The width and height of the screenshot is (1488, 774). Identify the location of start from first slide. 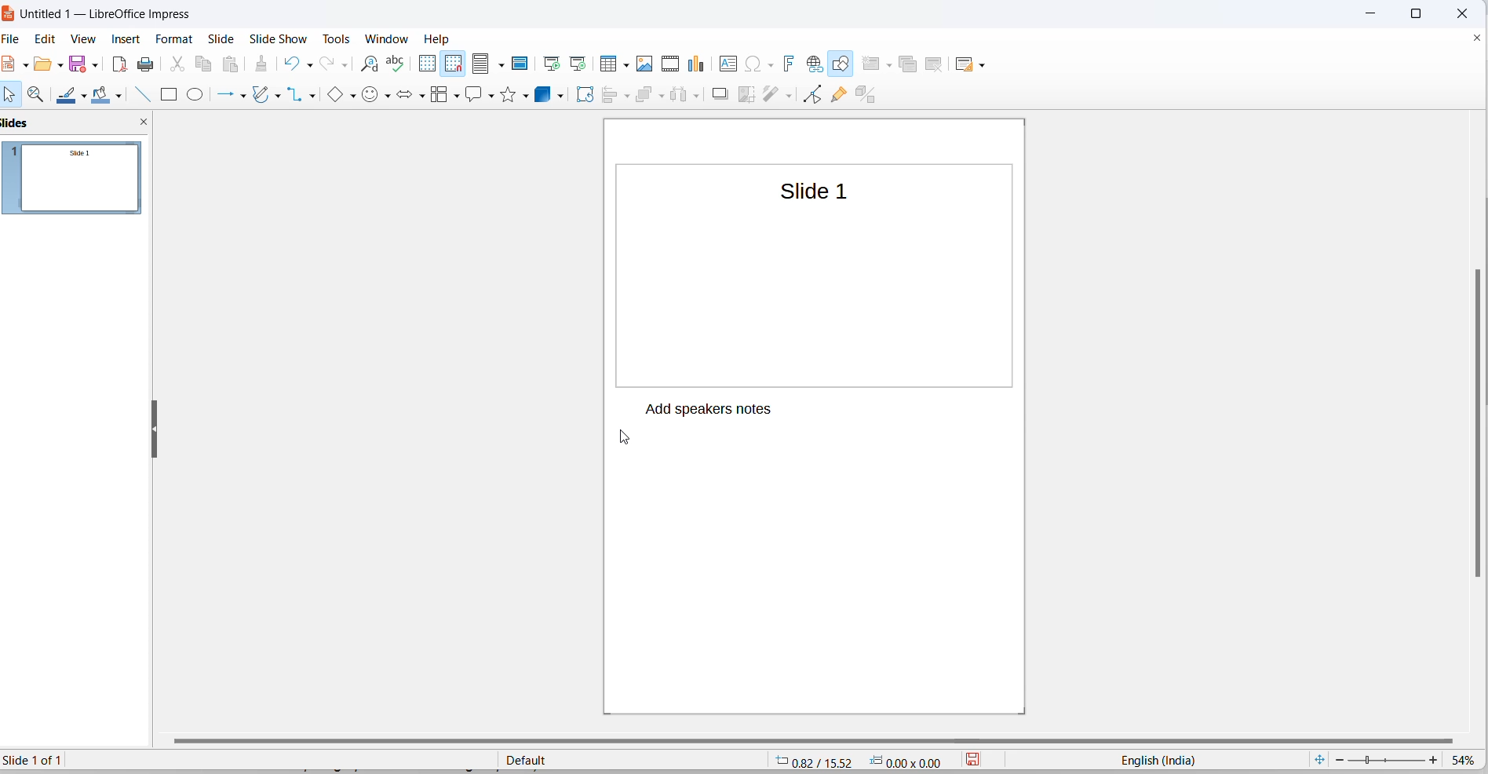
(552, 63).